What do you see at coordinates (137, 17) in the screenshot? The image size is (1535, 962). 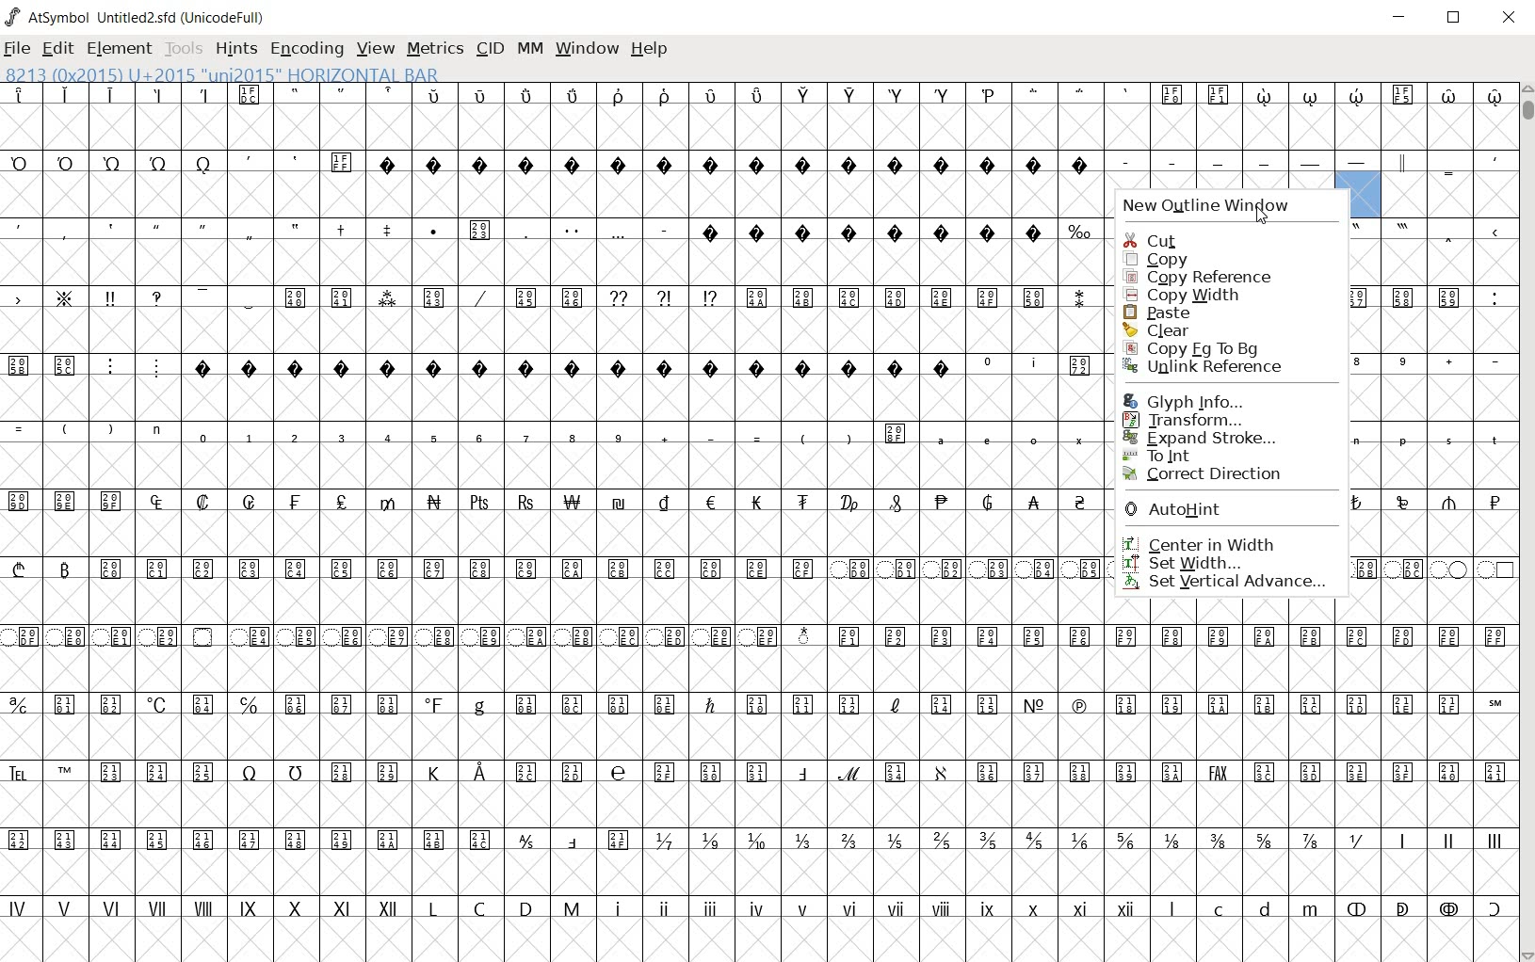 I see `AtSymbol  Untitled2.sfd (UnicodeFull)` at bounding box center [137, 17].